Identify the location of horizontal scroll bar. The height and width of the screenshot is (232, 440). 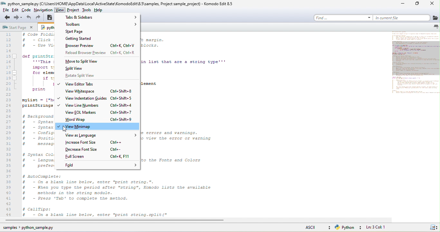
(114, 221).